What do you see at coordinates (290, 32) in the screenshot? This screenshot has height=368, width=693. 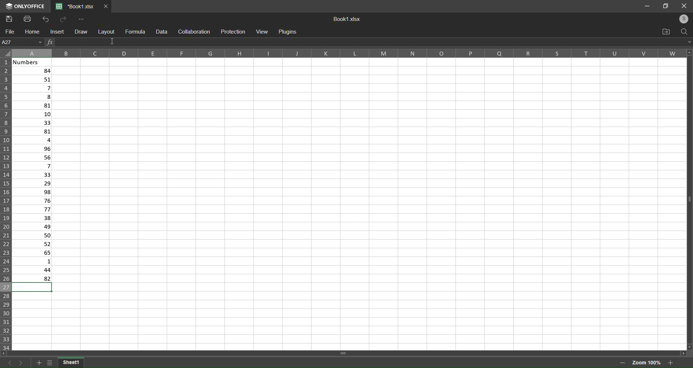 I see `Plugins` at bounding box center [290, 32].